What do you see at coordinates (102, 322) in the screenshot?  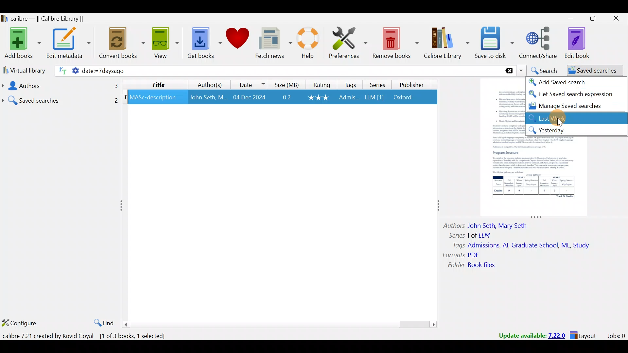 I see `Find` at bounding box center [102, 322].